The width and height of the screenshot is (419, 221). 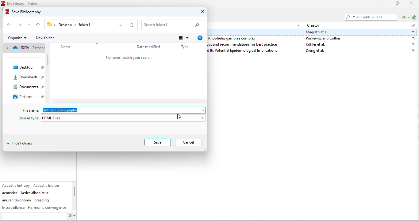 What do you see at coordinates (186, 46) in the screenshot?
I see `type` at bounding box center [186, 46].